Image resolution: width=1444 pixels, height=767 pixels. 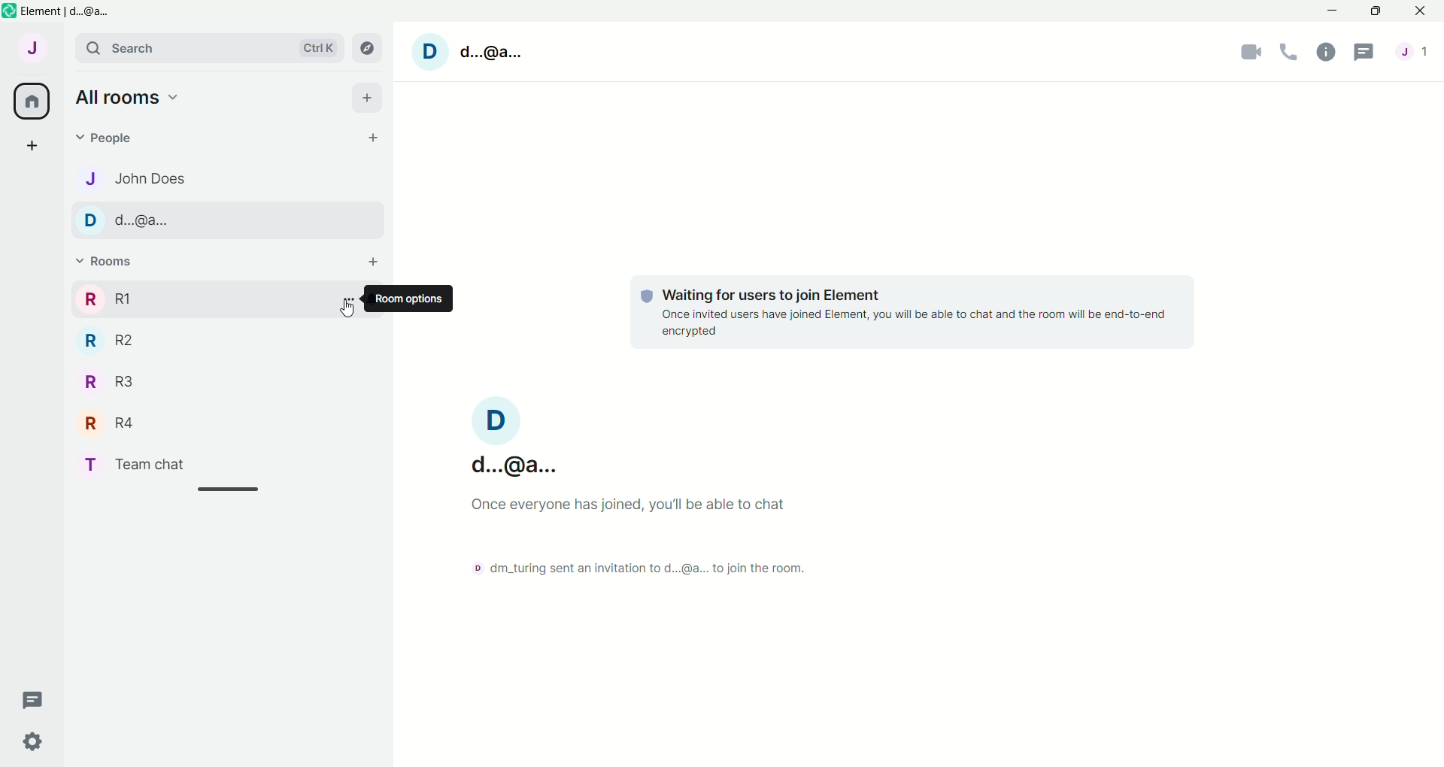 I want to click on R R3, so click(x=118, y=383).